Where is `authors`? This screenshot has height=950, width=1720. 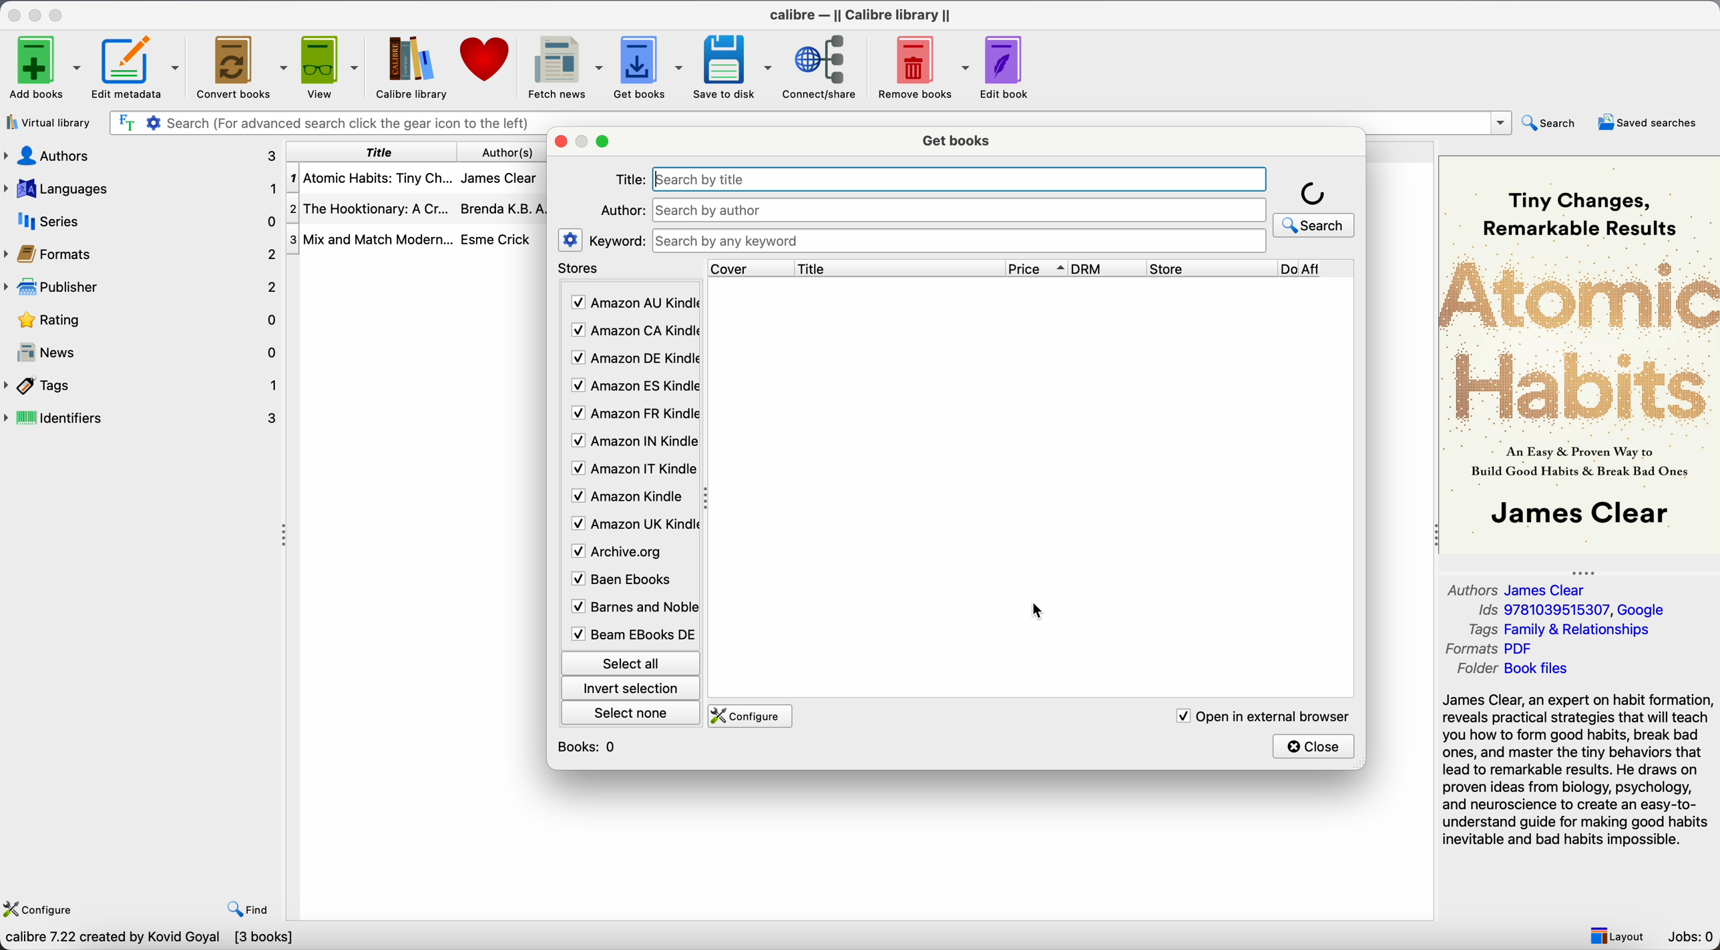
authors is located at coordinates (143, 154).